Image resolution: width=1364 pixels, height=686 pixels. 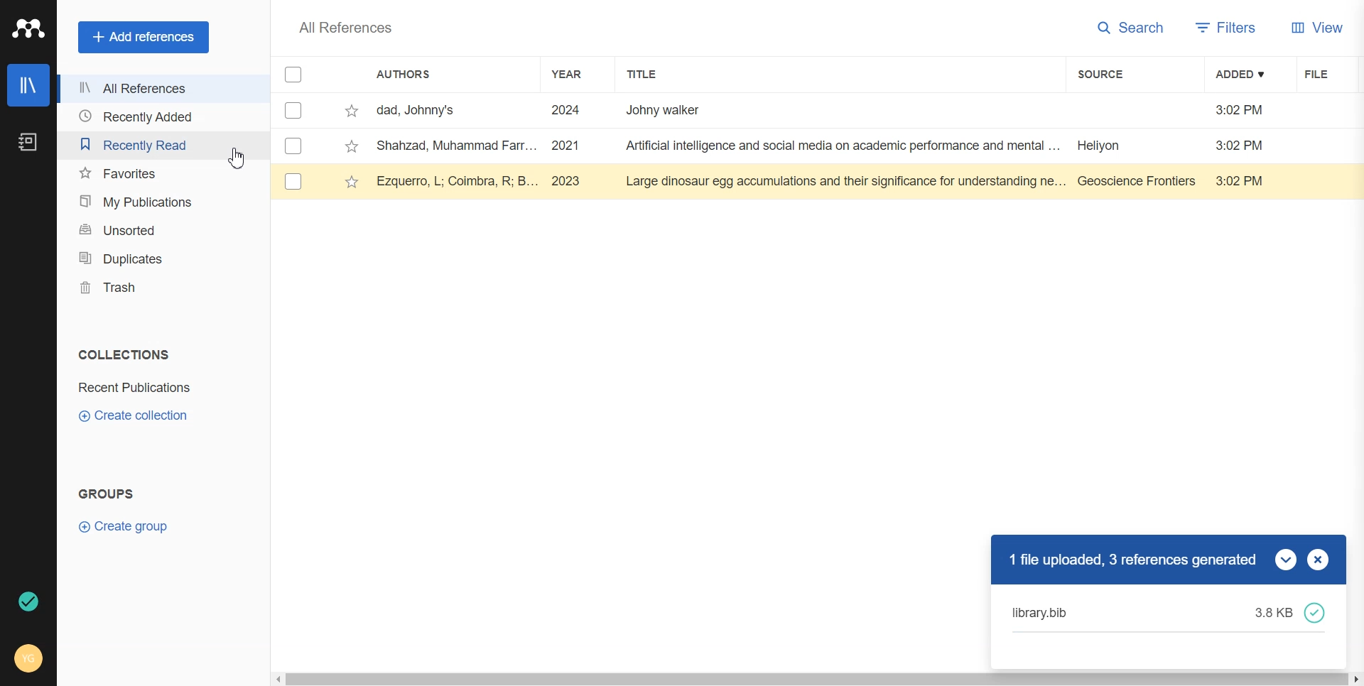 I want to click on View, so click(x=1314, y=28).